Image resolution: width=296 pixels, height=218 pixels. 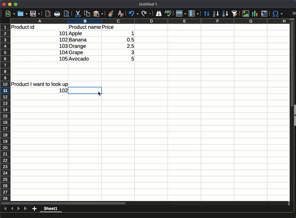 What do you see at coordinates (216, 14) in the screenshot?
I see `ascending ` at bounding box center [216, 14].